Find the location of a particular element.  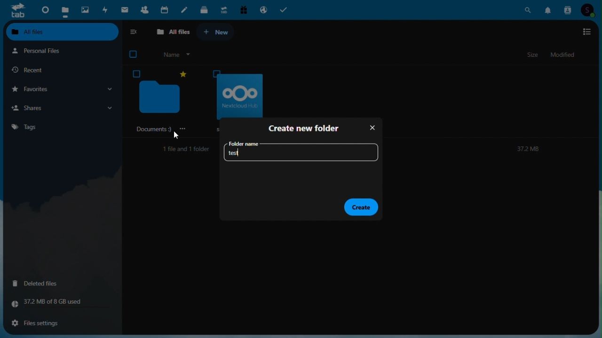

‘Documents 9) is located at coordinates (162, 102).